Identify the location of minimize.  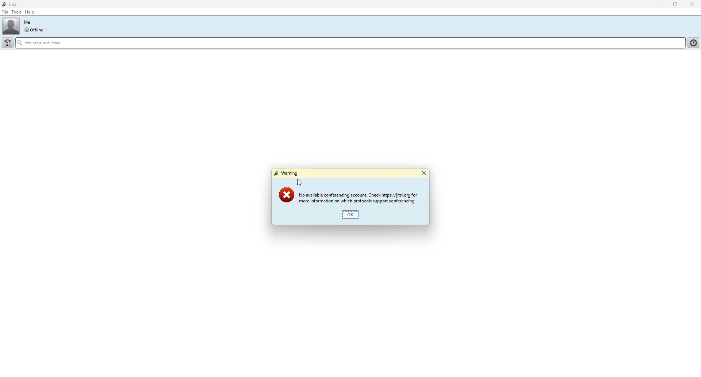
(658, 4).